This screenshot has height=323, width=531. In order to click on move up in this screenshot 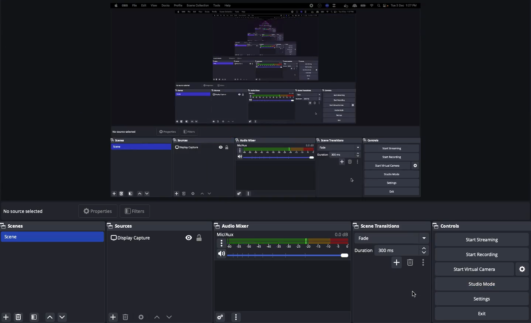, I will do `click(50, 317)`.